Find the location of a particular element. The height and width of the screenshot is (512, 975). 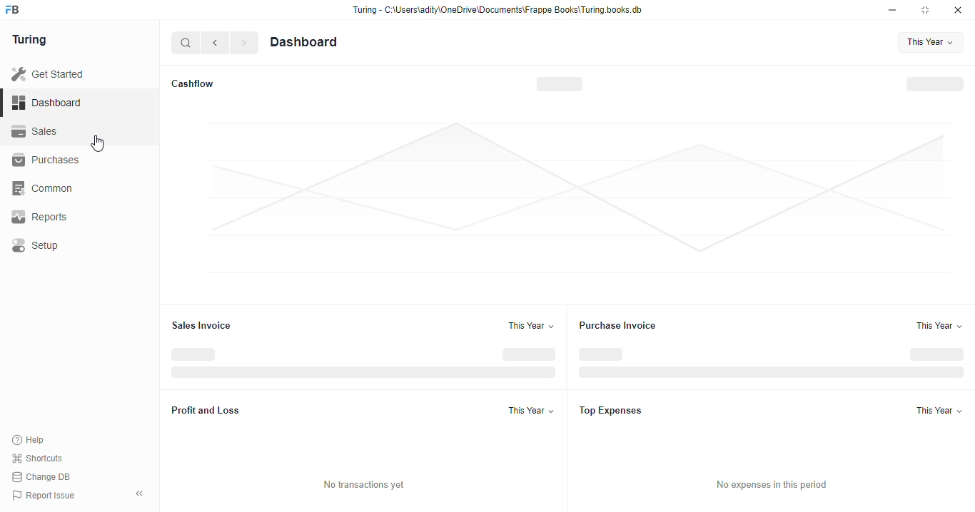

This Year + is located at coordinates (532, 410).